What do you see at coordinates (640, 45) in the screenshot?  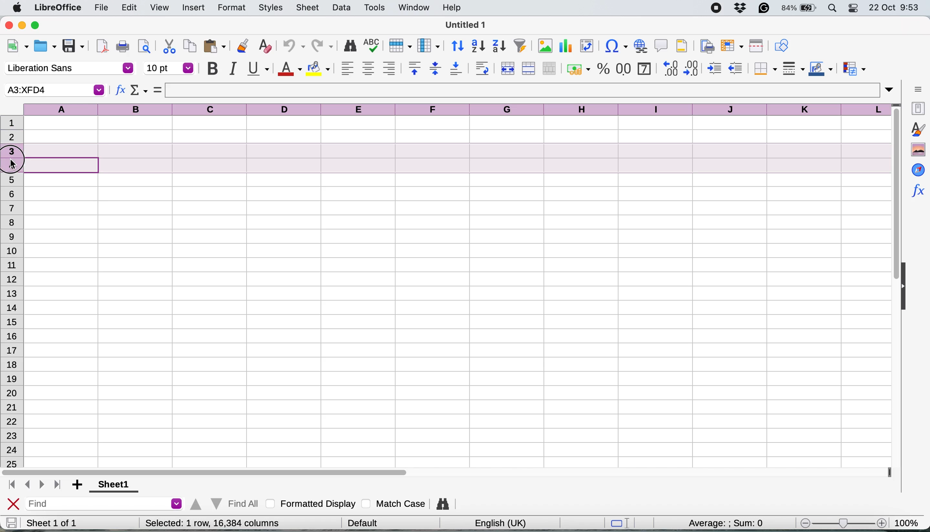 I see `insert hyperlink` at bounding box center [640, 45].